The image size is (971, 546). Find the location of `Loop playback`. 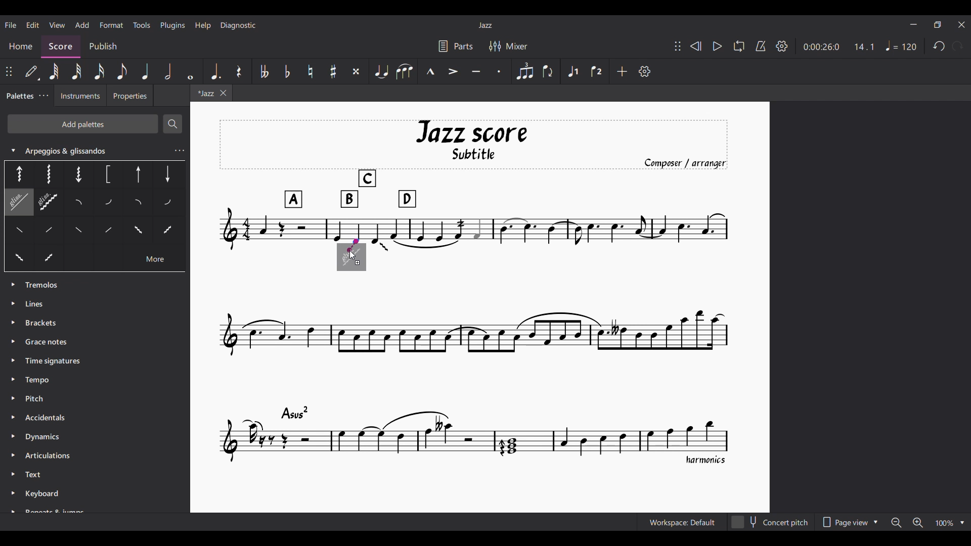

Loop playback is located at coordinates (739, 46).